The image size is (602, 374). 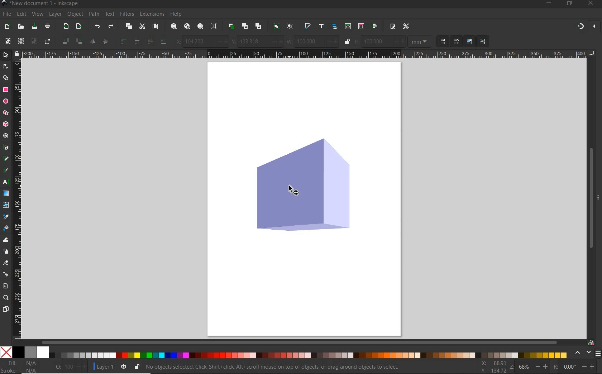 What do you see at coordinates (277, 42) in the screenshot?
I see `increase/decrease` at bounding box center [277, 42].